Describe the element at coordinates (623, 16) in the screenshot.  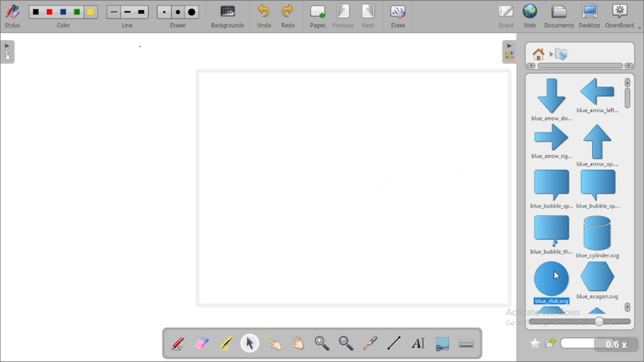
I see `openboard` at that location.